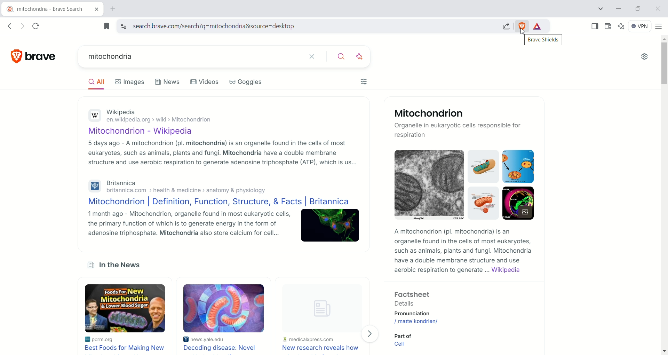 The image size is (668, 355). What do you see at coordinates (124, 25) in the screenshot?
I see `view site information` at bounding box center [124, 25].